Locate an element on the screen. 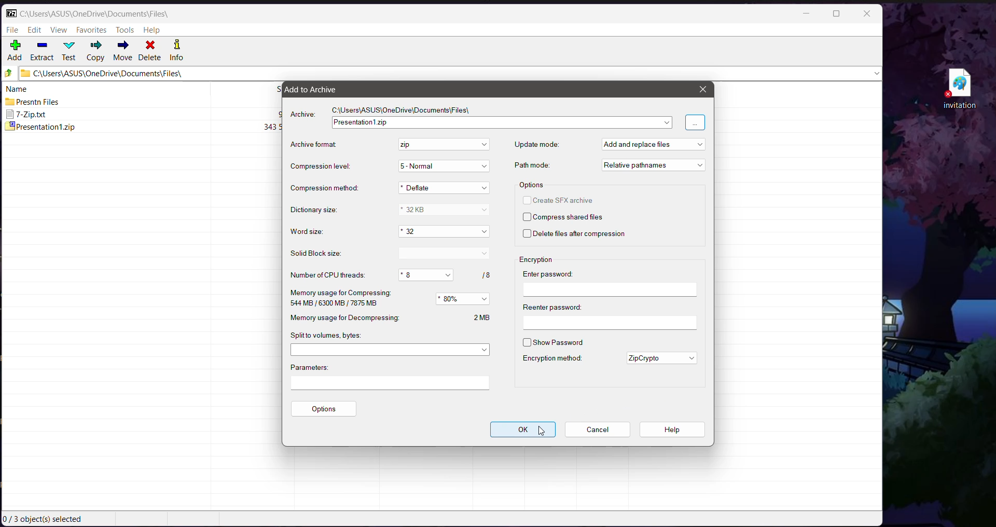 The width and height of the screenshot is (996, 527). Application Logo is located at coordinates (11, 13).